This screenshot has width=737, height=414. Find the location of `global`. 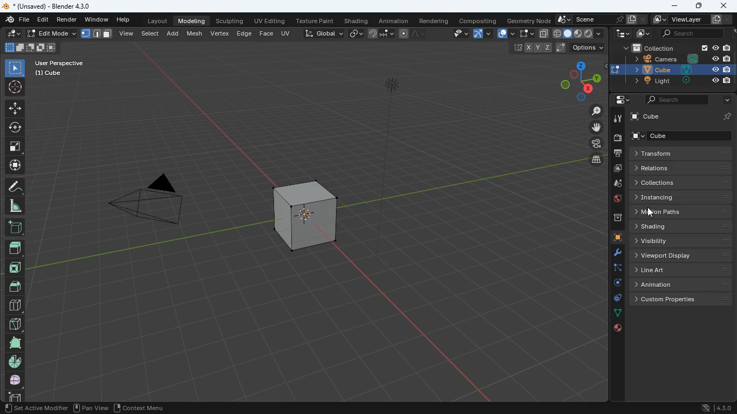

global is located at coordinates (324, 33).